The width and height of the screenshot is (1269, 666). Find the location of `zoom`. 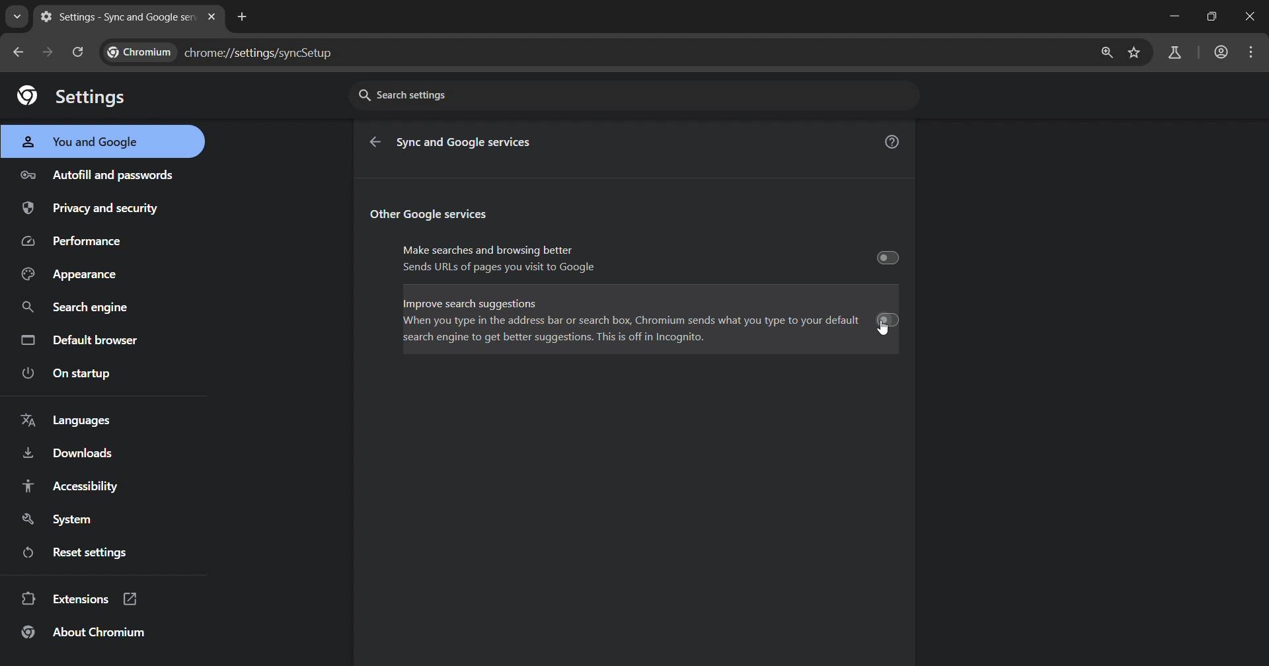

zoom is located at coordinates (1106, 52).